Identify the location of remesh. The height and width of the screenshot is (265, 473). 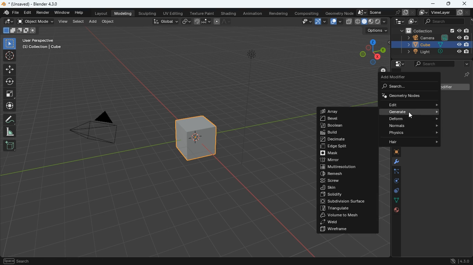
(345, 173).